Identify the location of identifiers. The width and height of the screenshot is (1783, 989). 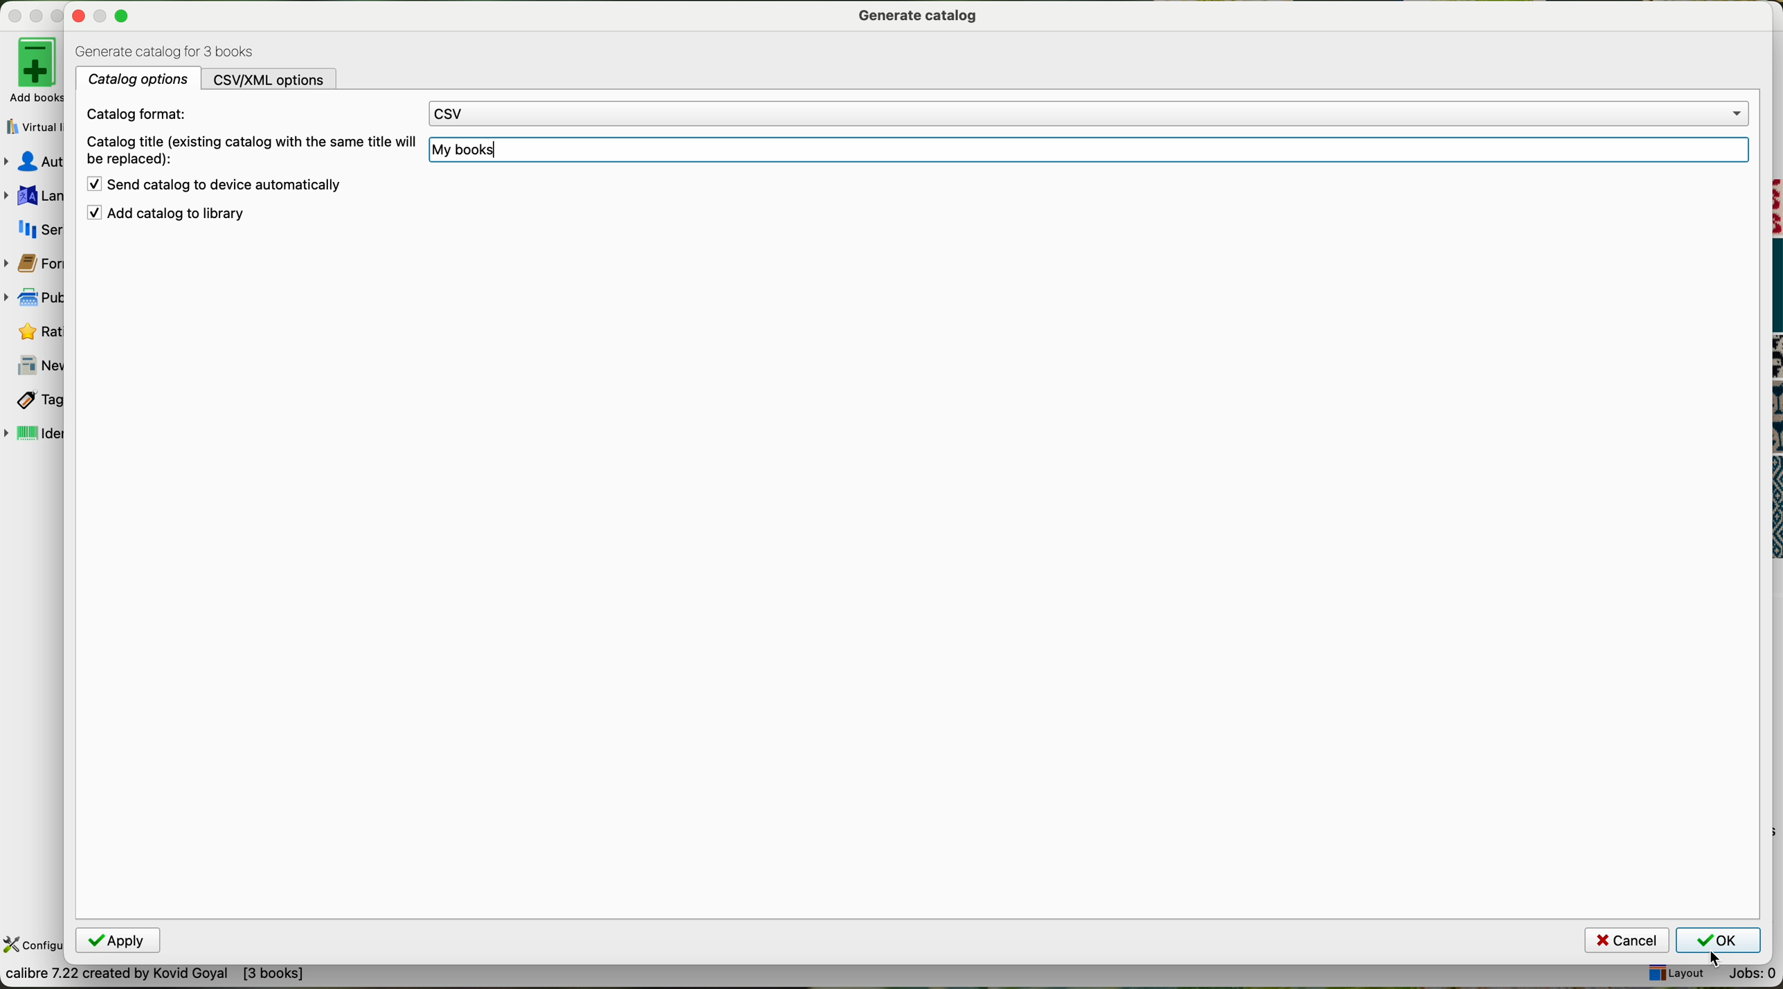
(38, 433).